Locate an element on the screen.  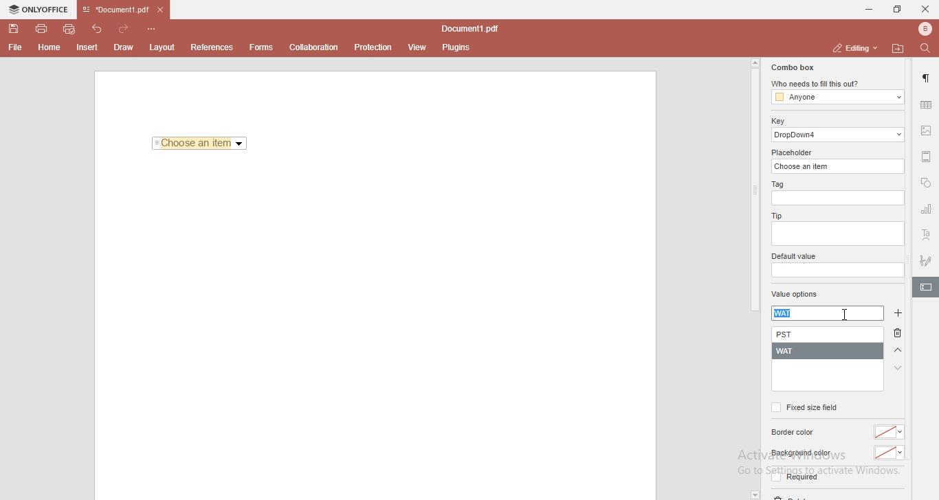
key is located at coordinates (777, 121).